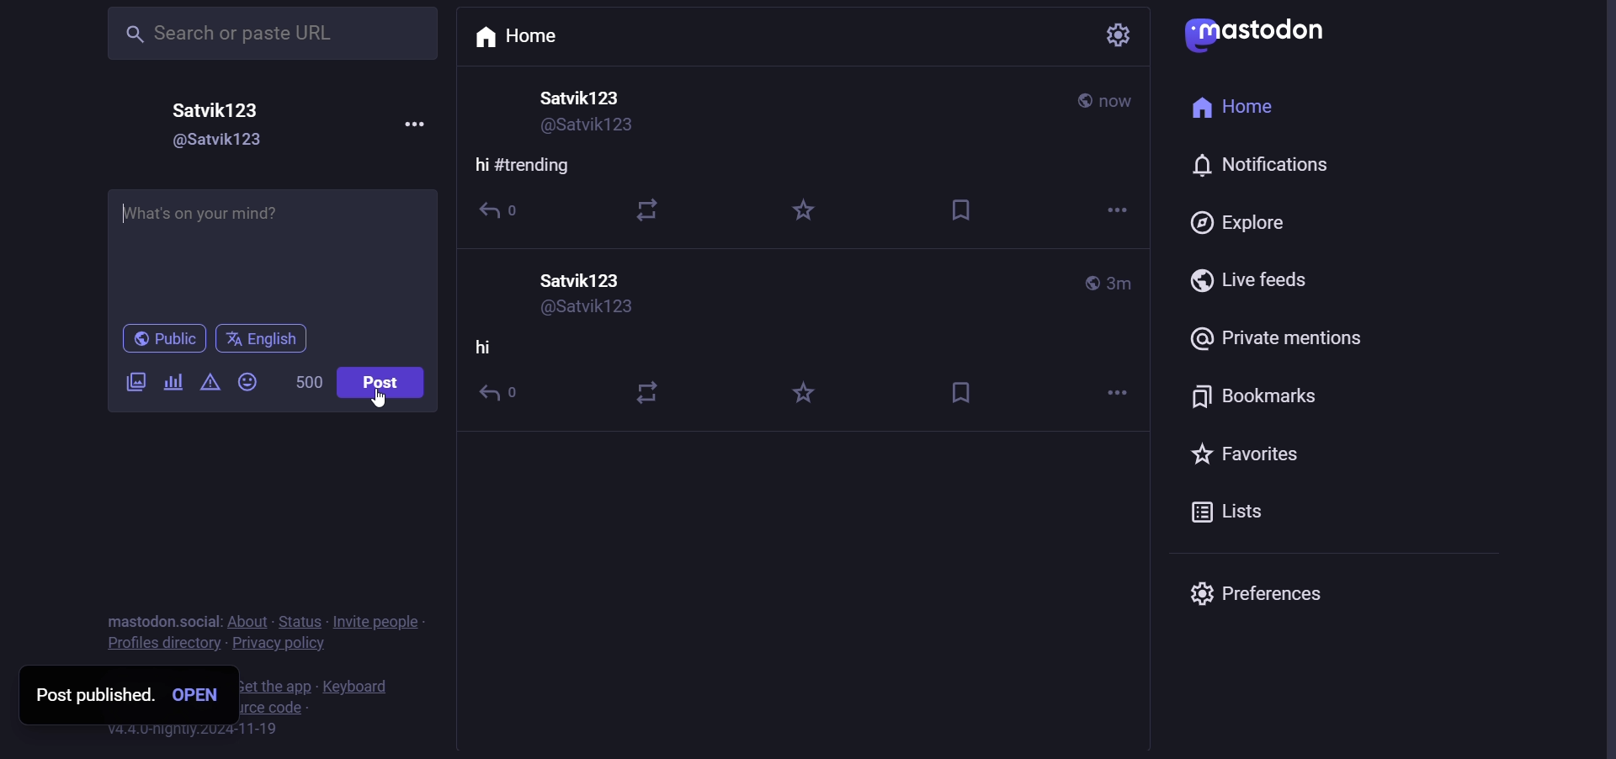  Describe the element at coordinates (171, 213) in the screenshot. I see `Hi #trending` at that location.